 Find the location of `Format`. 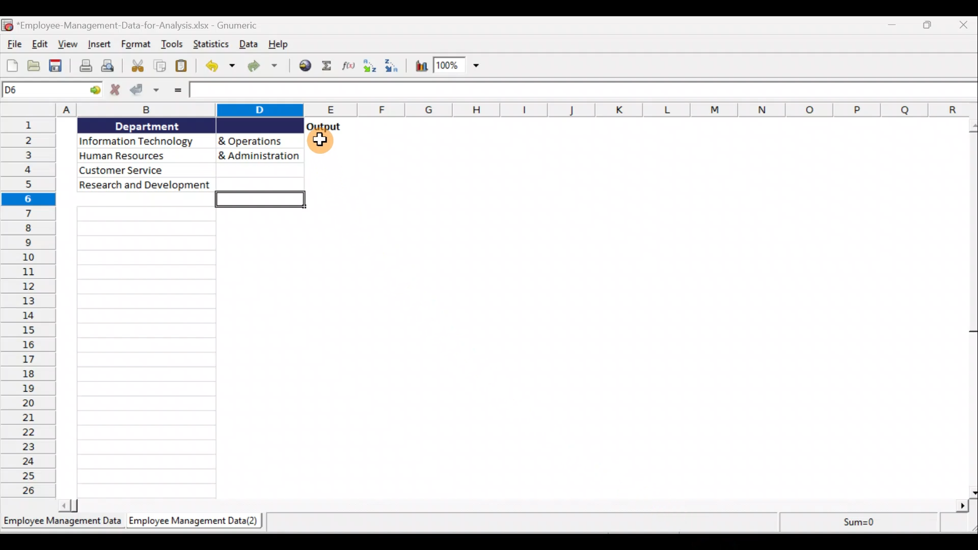

Format is located at coordinates (136, 44).